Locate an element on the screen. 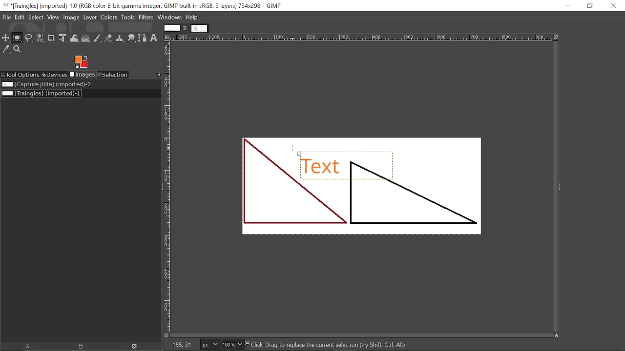 This screenshot has width=625, height=351. vertical label is located at coordinates (167, 187).